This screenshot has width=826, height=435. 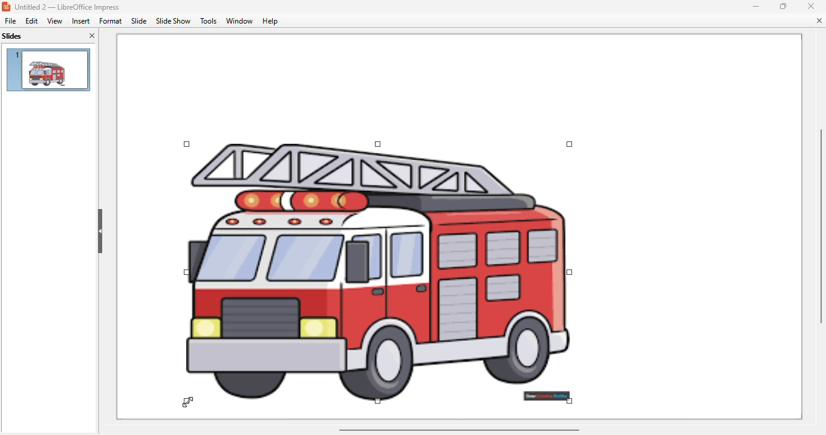 I want to click on corner handles, so click(x=187, y=145).